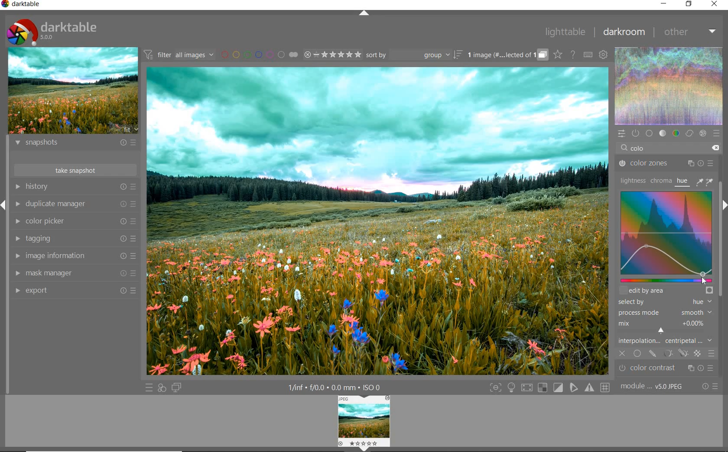 Image resolution: width=728 pixels, height=452 pixels. I want to click on tagging, so click(74, 239).